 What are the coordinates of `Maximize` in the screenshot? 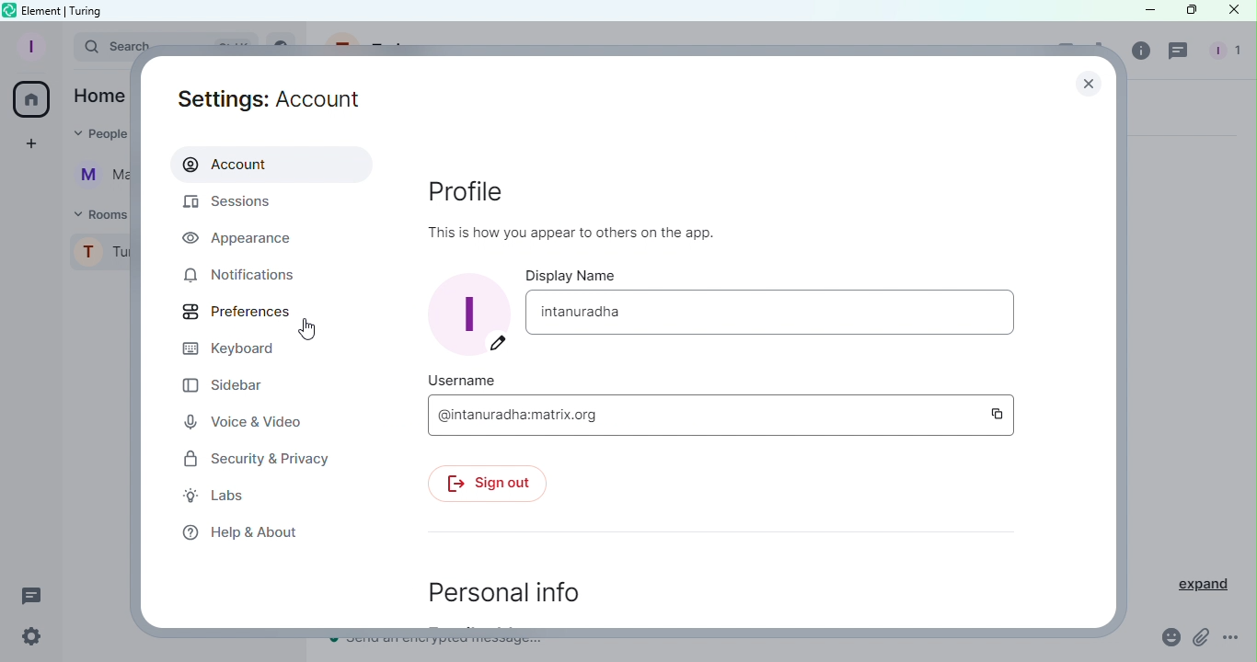 It's located at (1187, 11).